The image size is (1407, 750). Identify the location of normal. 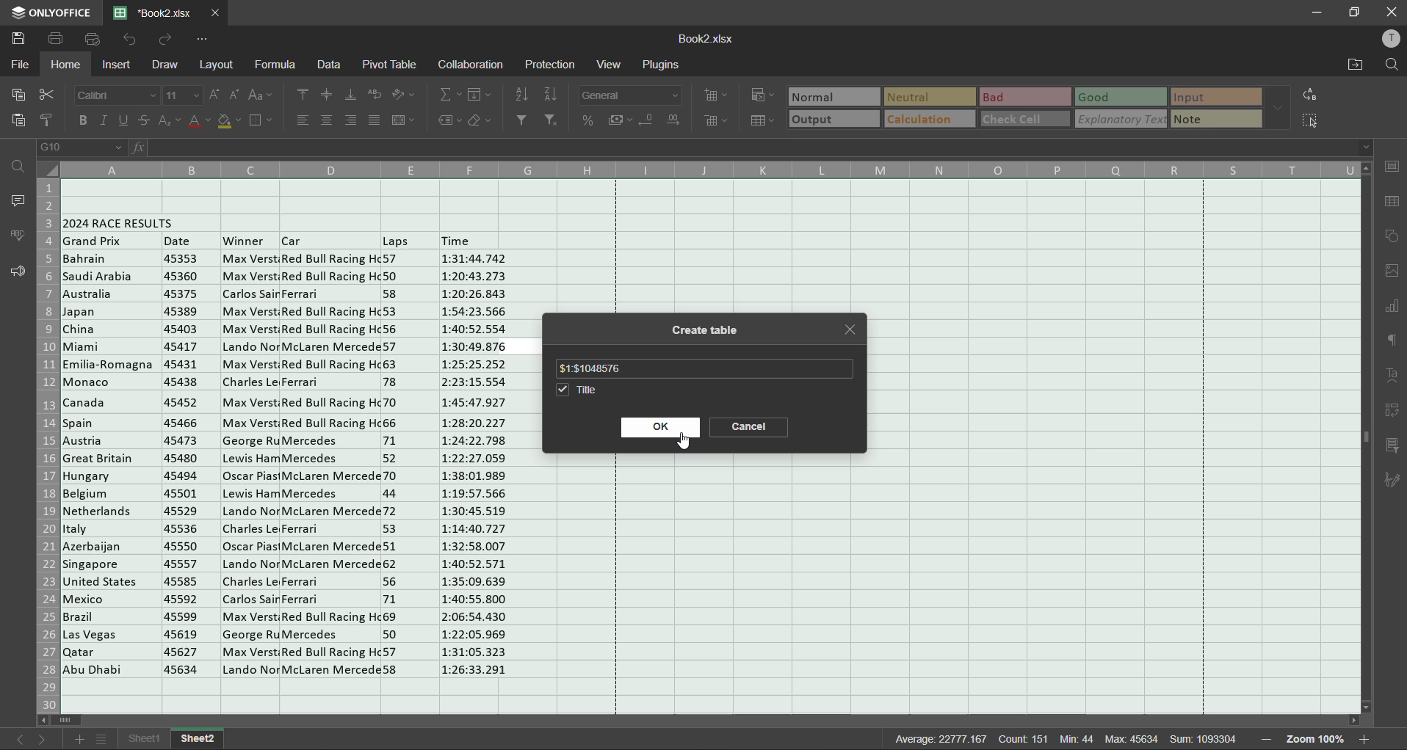
(835, 96).